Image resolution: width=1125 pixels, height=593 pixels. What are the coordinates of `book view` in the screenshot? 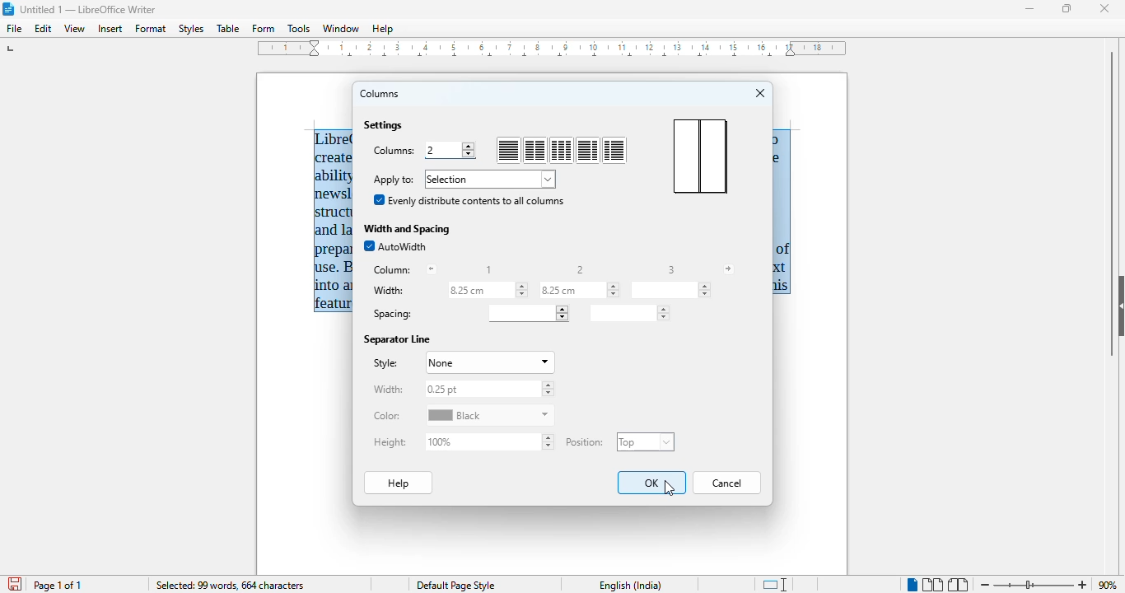 It's located at (959, 585).